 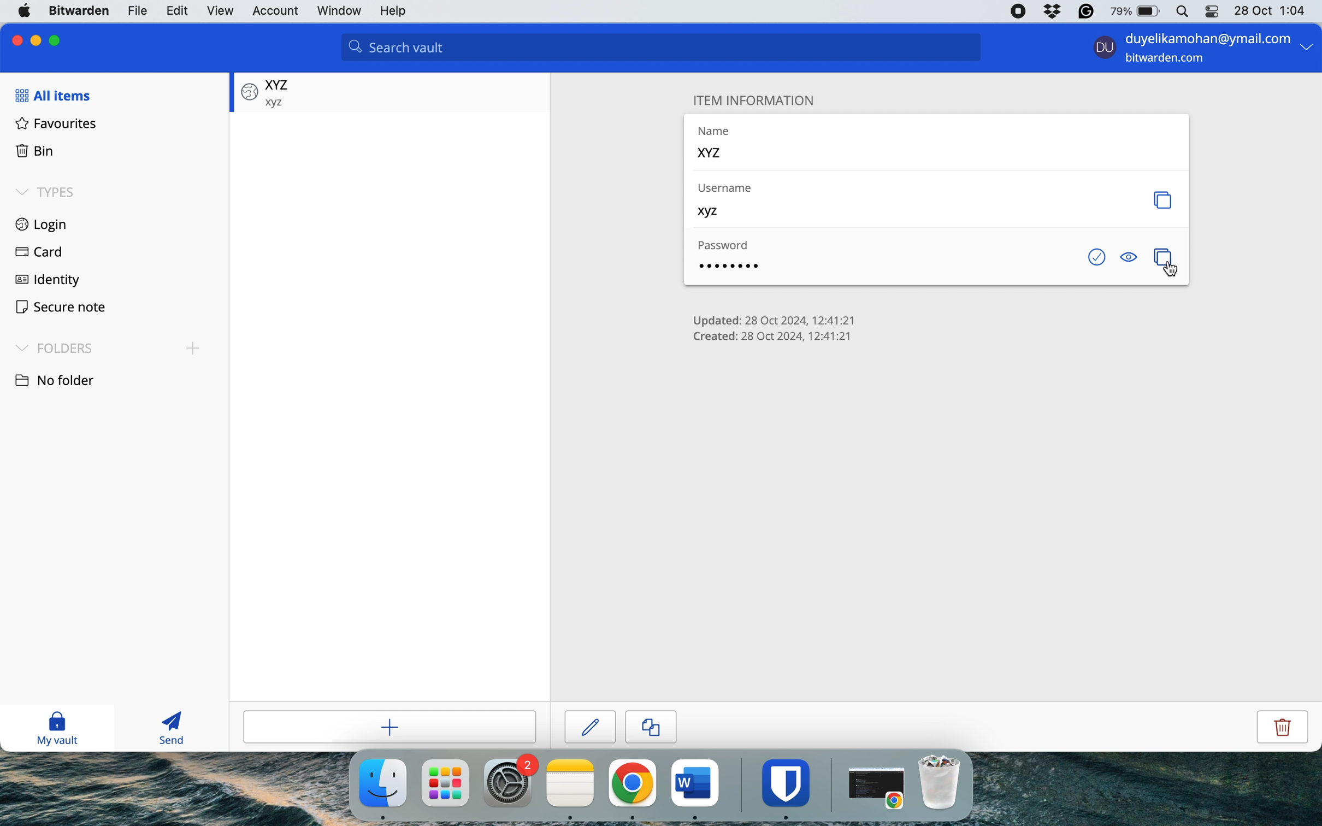 I want to click on click cursor, so click(x=1176, y=274).